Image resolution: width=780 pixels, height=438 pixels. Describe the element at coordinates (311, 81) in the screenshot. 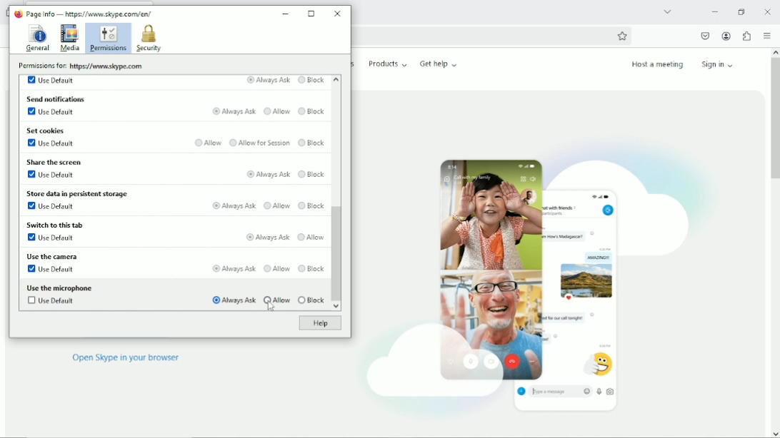

I see `Block` at that location.